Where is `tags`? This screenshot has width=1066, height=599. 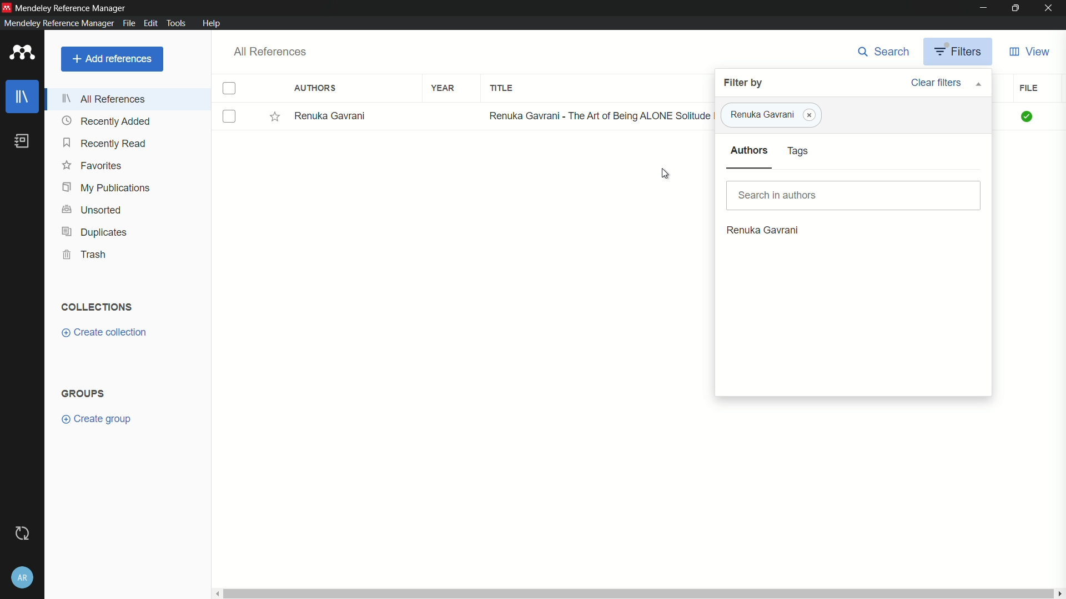 tags is located at coordinates (799, 151).